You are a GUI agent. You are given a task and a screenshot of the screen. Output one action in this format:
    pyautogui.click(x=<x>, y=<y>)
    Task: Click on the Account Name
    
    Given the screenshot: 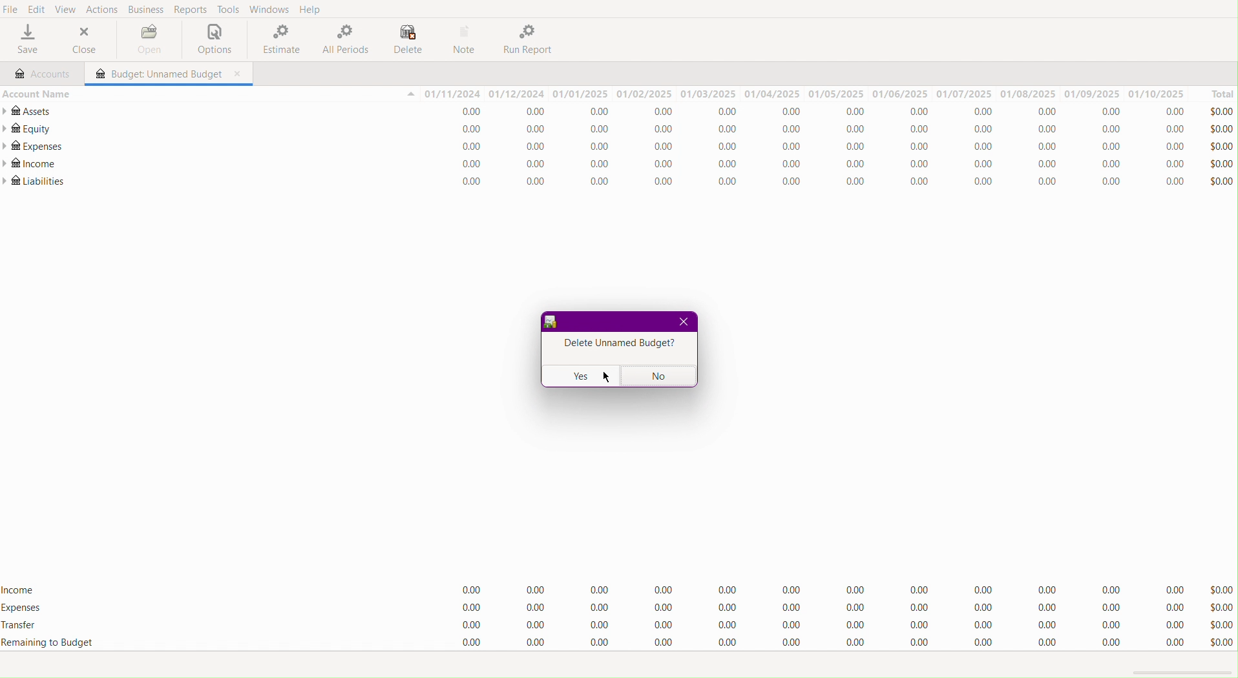 What is the action you would take?
    pyautogui.click(x=36, y=93)
    